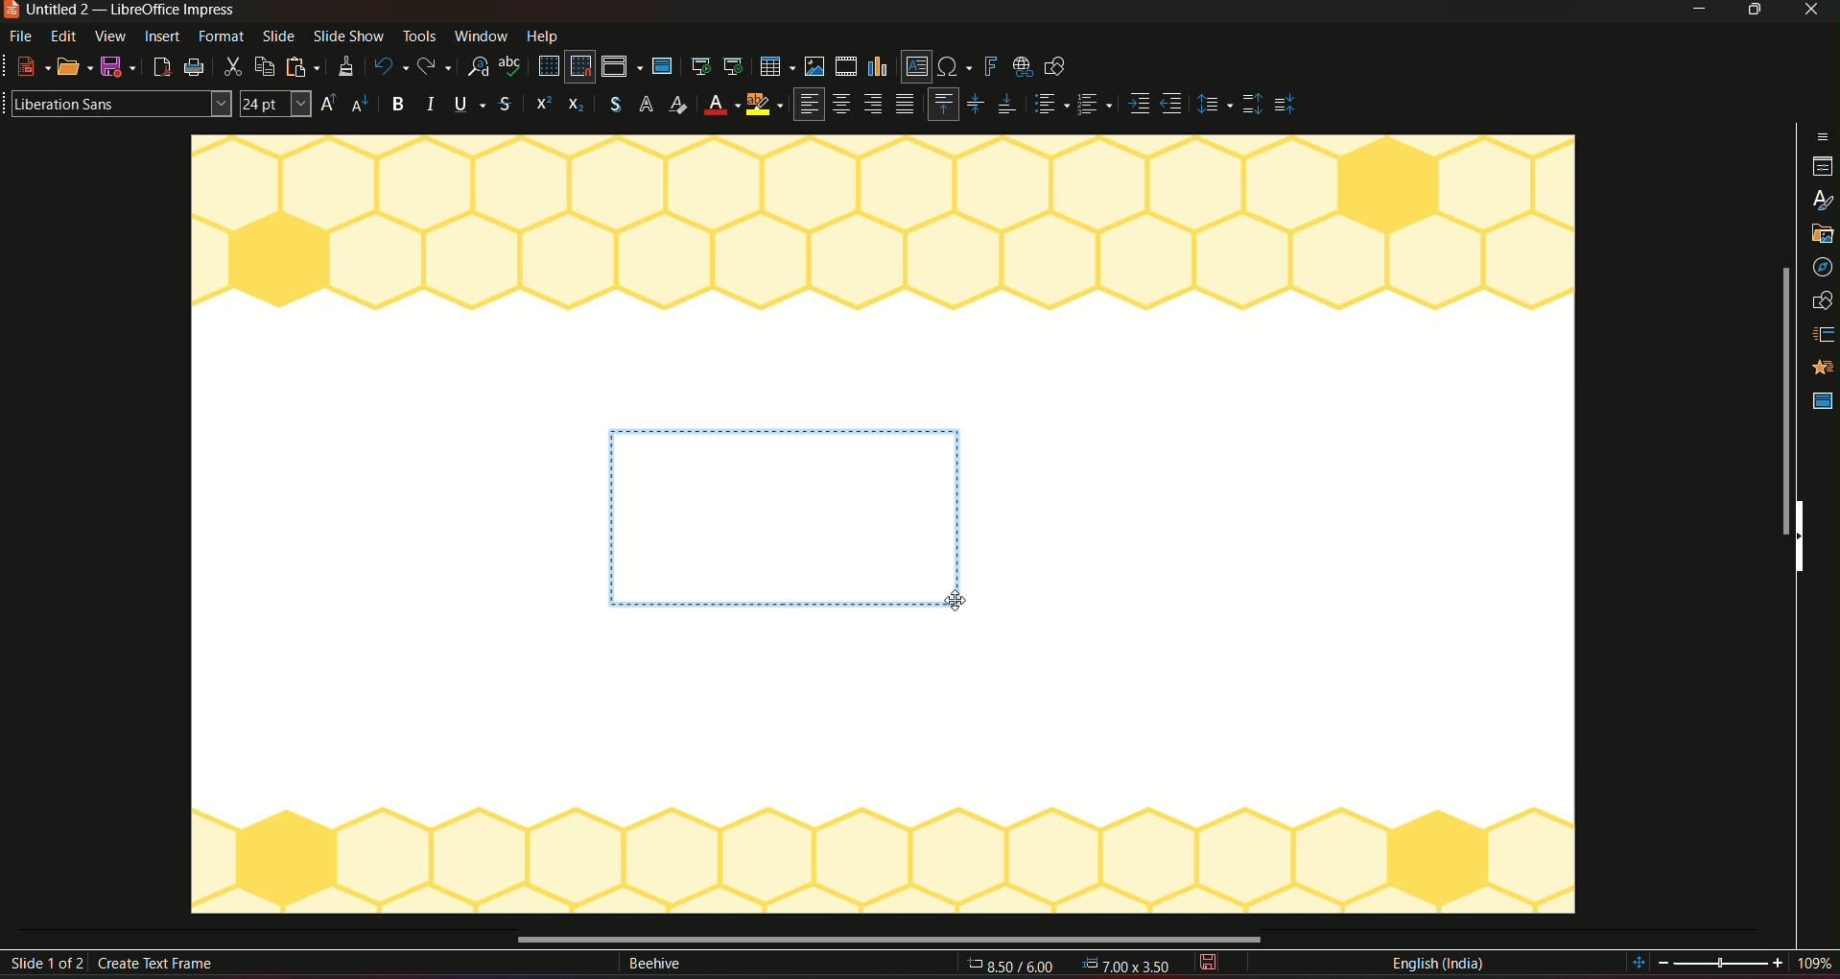 The width and height of the screenshot is (1840, 979). I want to click on sidebar settings, so click(1822, 98).